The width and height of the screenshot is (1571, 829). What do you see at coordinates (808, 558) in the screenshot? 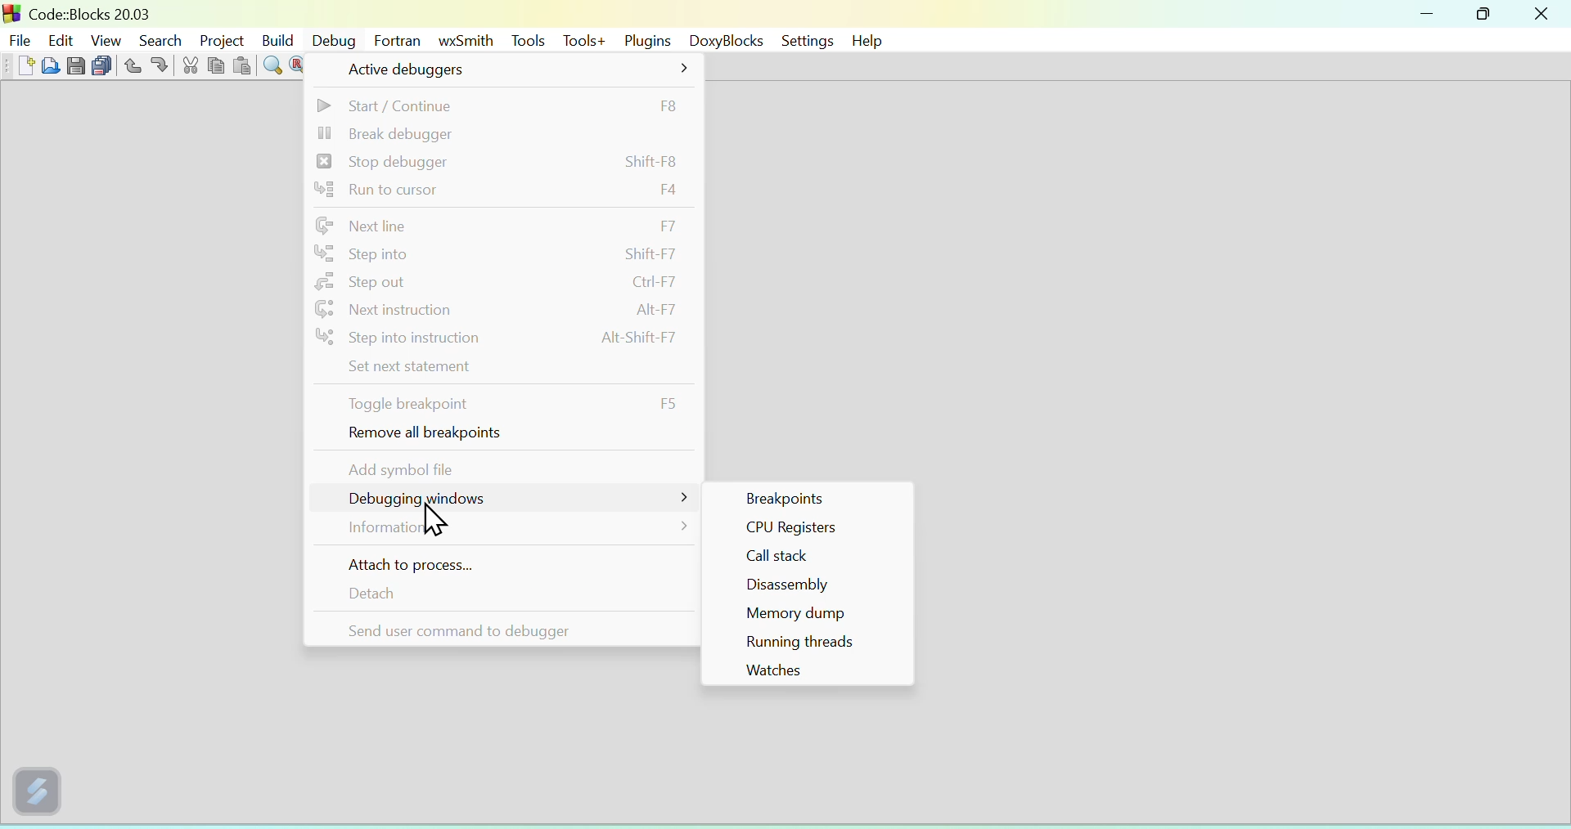
I see `Call stack` at bounding box center [808, 558].